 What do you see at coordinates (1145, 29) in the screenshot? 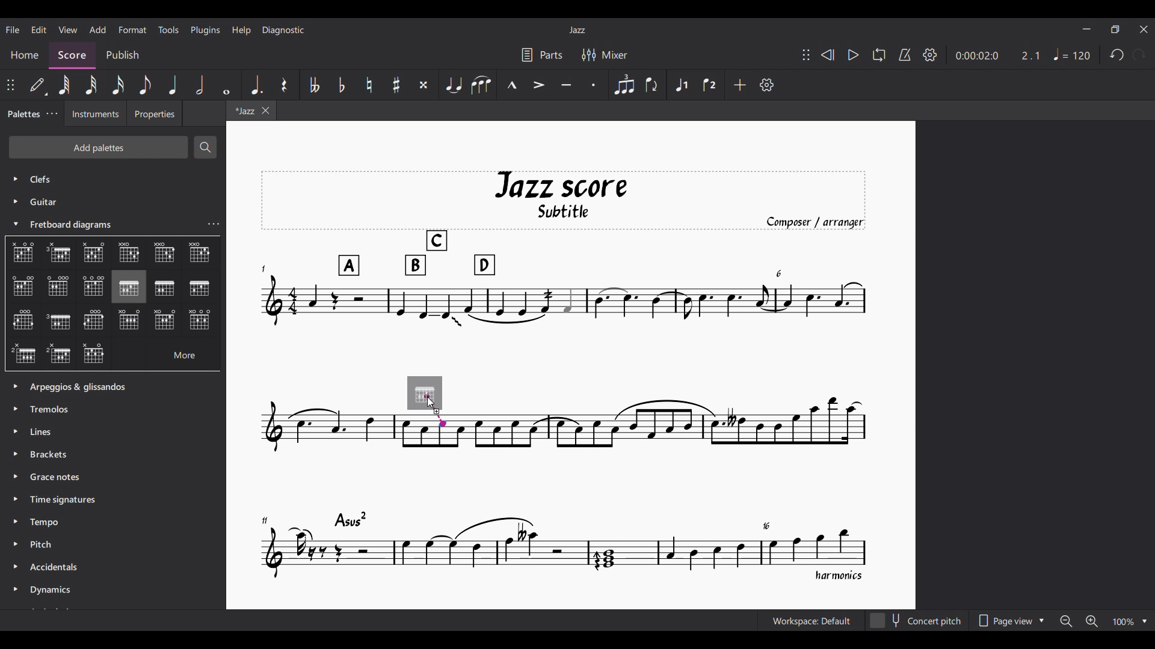
I see `Close` at bounding box center [1145, 29].